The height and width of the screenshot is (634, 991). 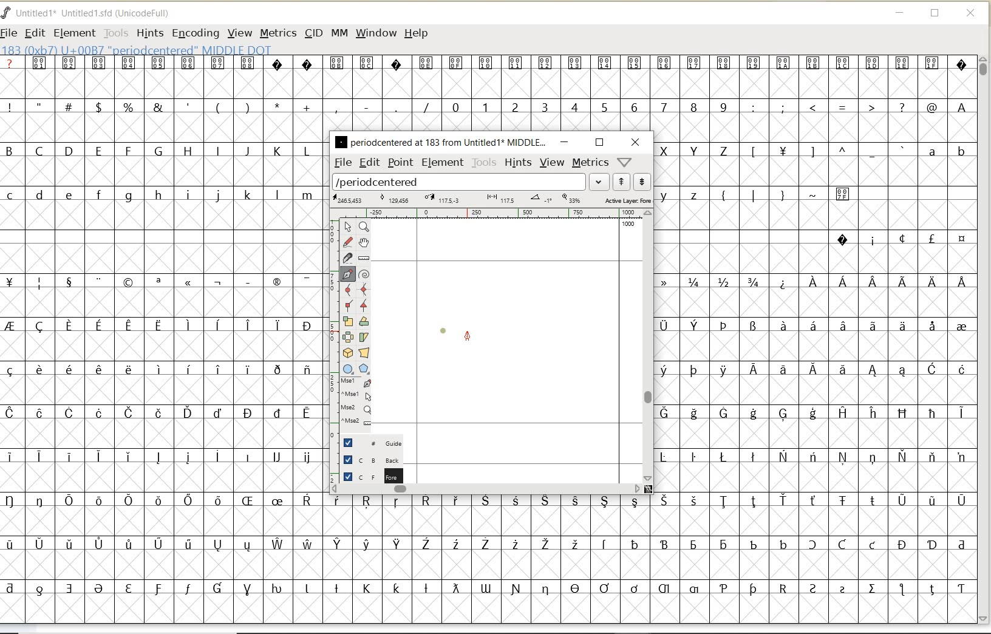 I want to click on CID, so click(x=313, y=35).